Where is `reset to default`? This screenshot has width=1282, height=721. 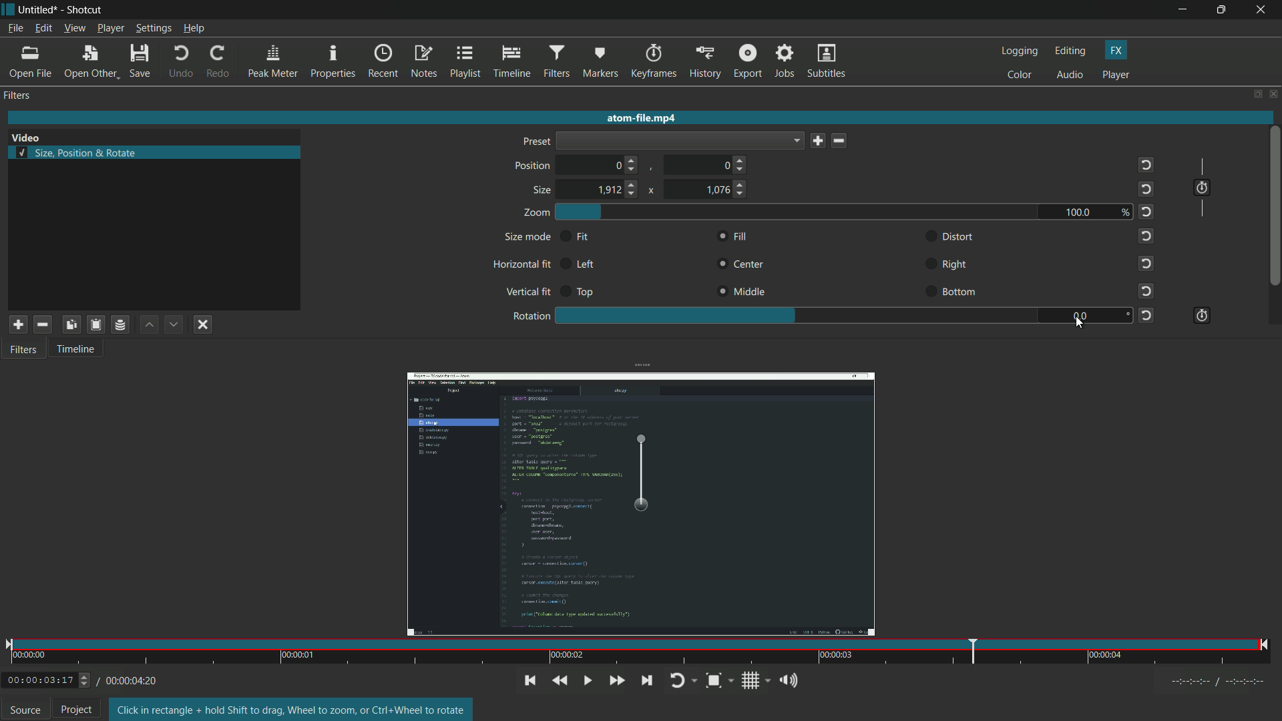 reset to default is located at coordinates (1147, 262).